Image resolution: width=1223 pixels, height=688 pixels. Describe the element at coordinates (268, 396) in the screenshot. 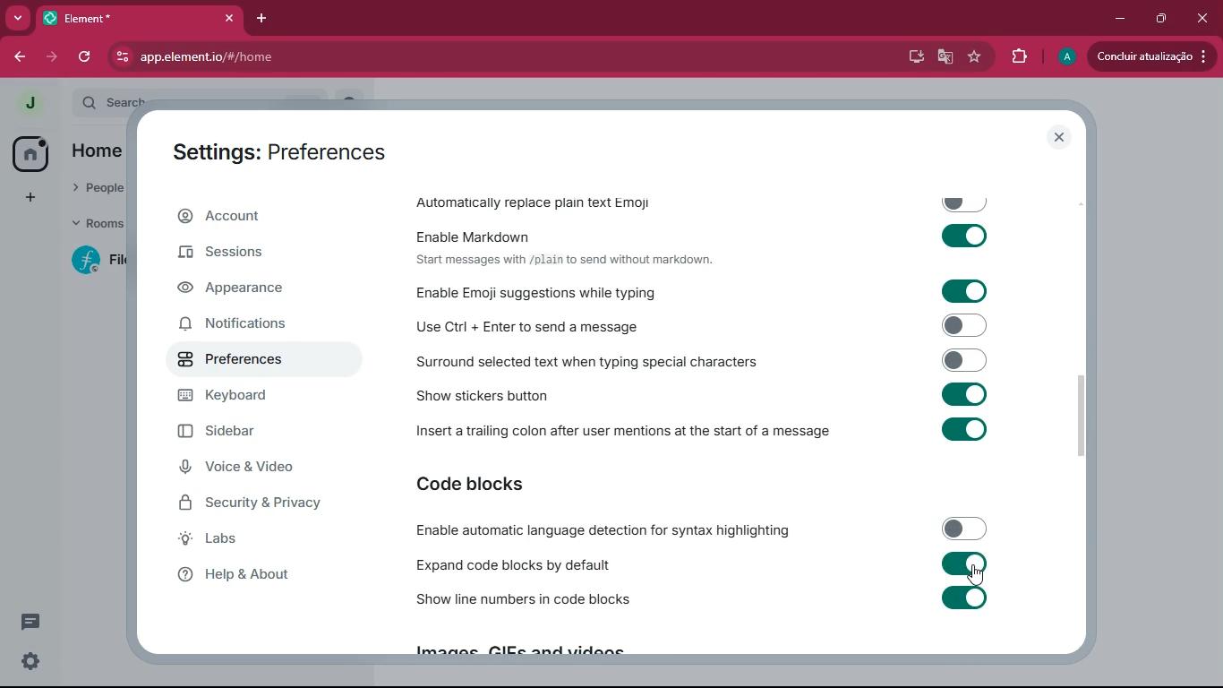

I see `keyboard` at that location.